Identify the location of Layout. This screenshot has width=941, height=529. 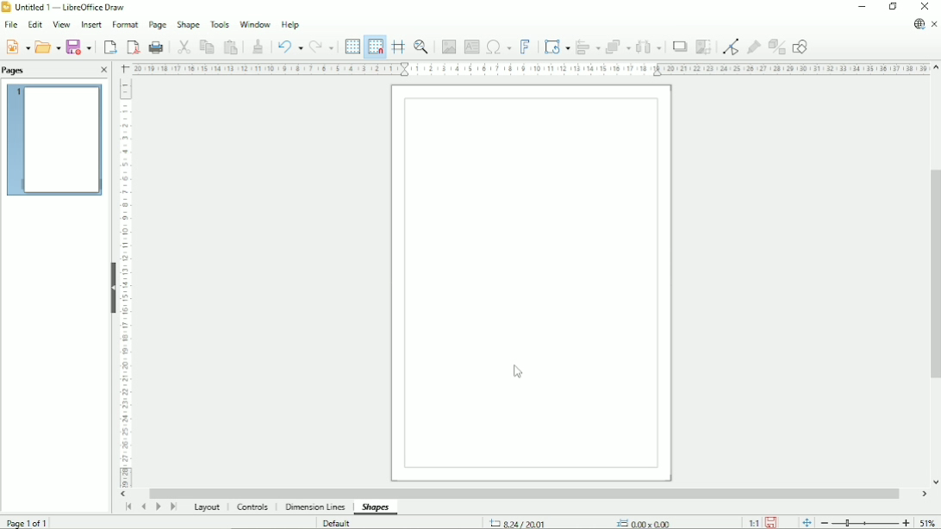
(205, 508).